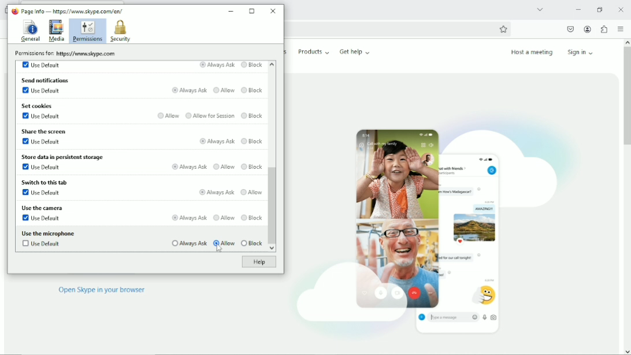 The image size is (631, 355). What do you see at coordinates (38, 106) in the screenshot?
I see `Set cookies` at bounding box center [38, 106].